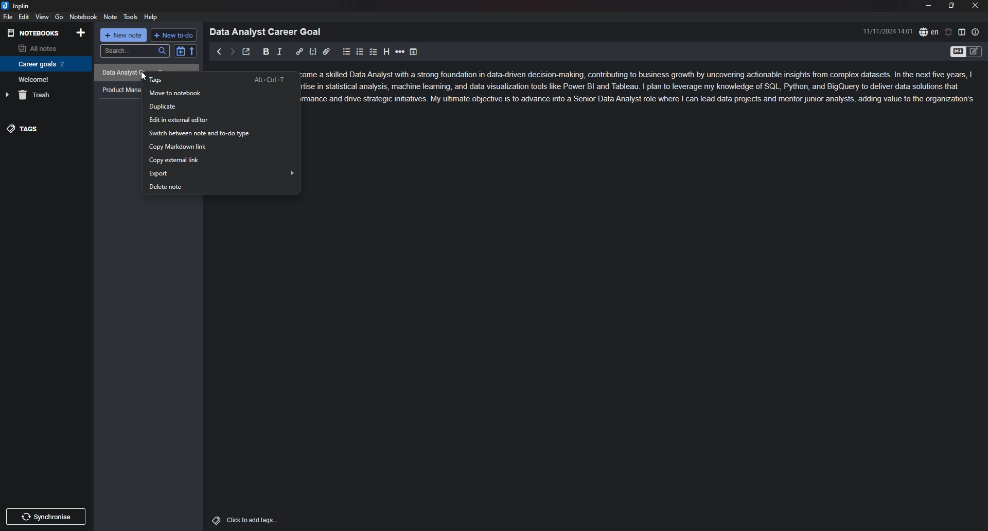 Image resolution: width=988 pixels, height=531 pixels. What do you see at coordinates (34, 33) in the screenshot?
I see `notebooks` at bounding box center [34, 33].